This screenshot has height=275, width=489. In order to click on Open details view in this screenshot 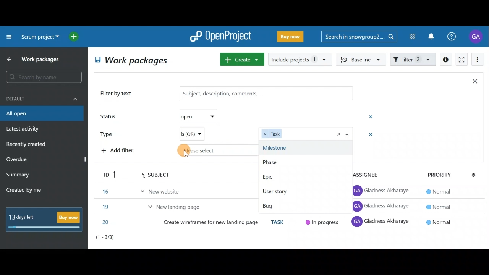, I will do `click(446, 60)`.